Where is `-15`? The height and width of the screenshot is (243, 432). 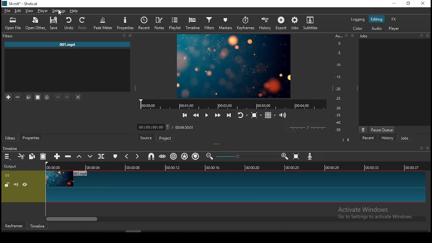 -15 is located at coordinates (337, 77).